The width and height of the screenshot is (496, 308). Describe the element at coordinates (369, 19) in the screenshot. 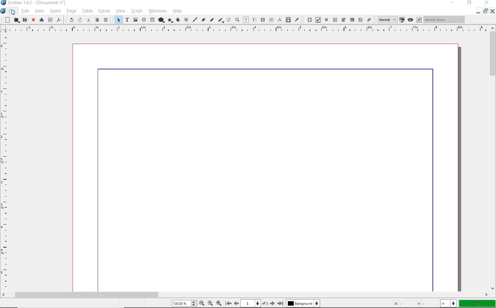

I see `link annotation` at that location.